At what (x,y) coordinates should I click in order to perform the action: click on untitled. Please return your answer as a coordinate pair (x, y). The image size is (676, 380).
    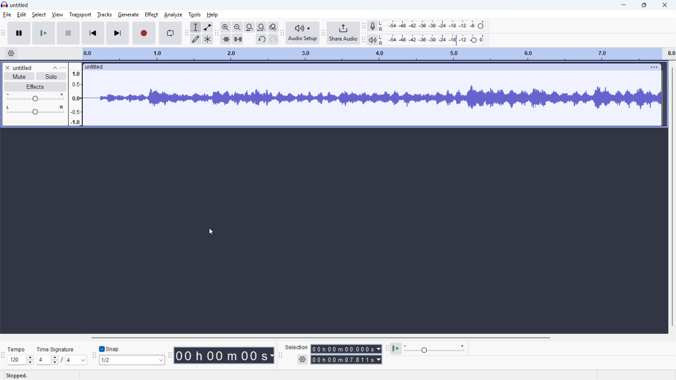
    Looking at the image, I should click on (19, 5).